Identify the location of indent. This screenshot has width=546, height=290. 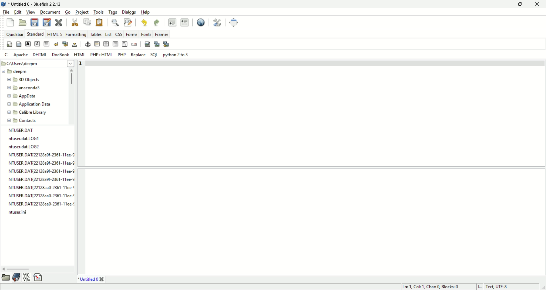
(186, 23).